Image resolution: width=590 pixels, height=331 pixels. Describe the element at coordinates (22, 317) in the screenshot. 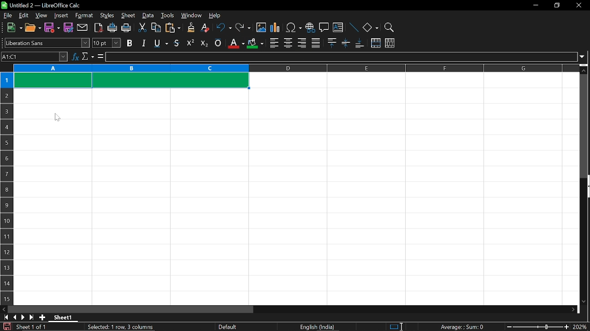

I see `next sheet` at that location.